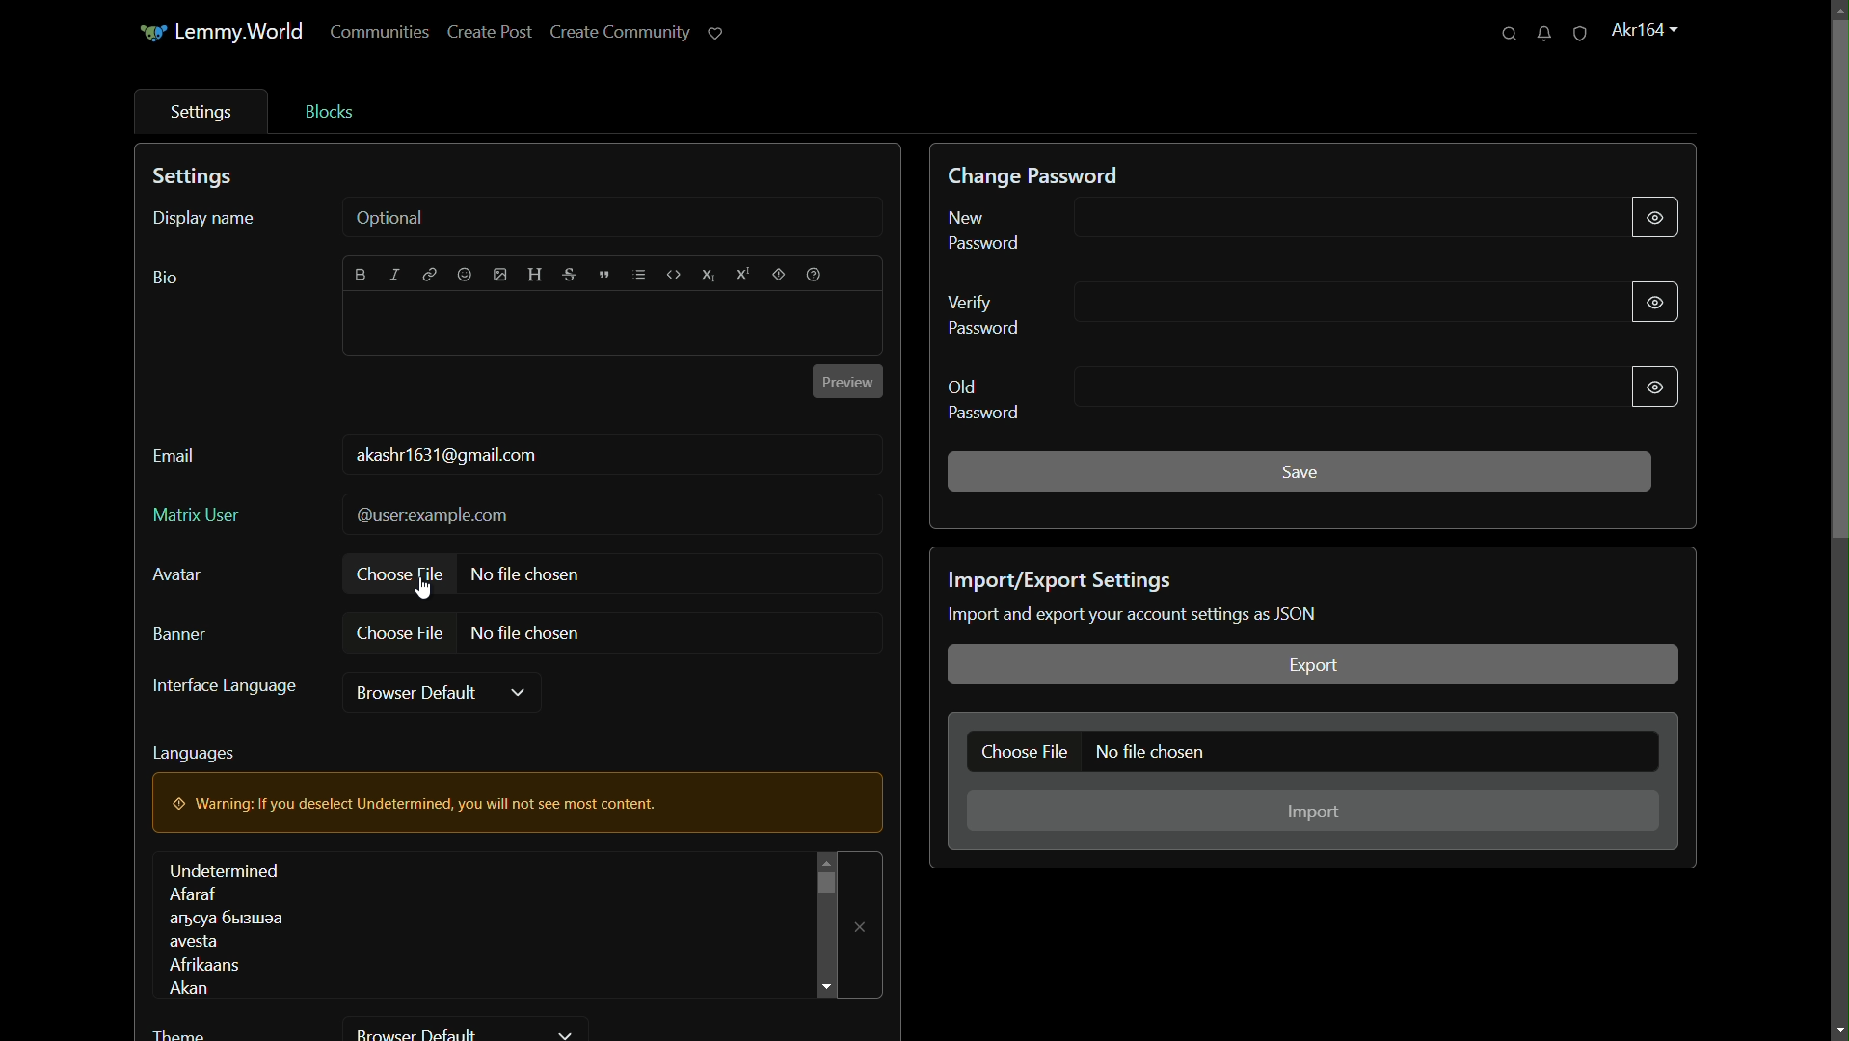 This screenshot has height=1041, width=1849. Describe the element at coordinates (1311, 665) in the screenshot. I see `export` at that location.